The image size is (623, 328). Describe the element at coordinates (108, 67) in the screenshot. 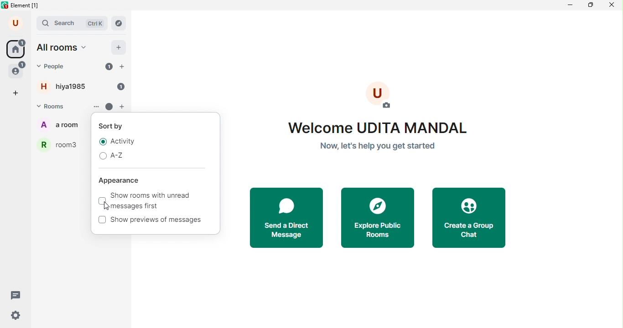

I see `unread 1 message` at that location.